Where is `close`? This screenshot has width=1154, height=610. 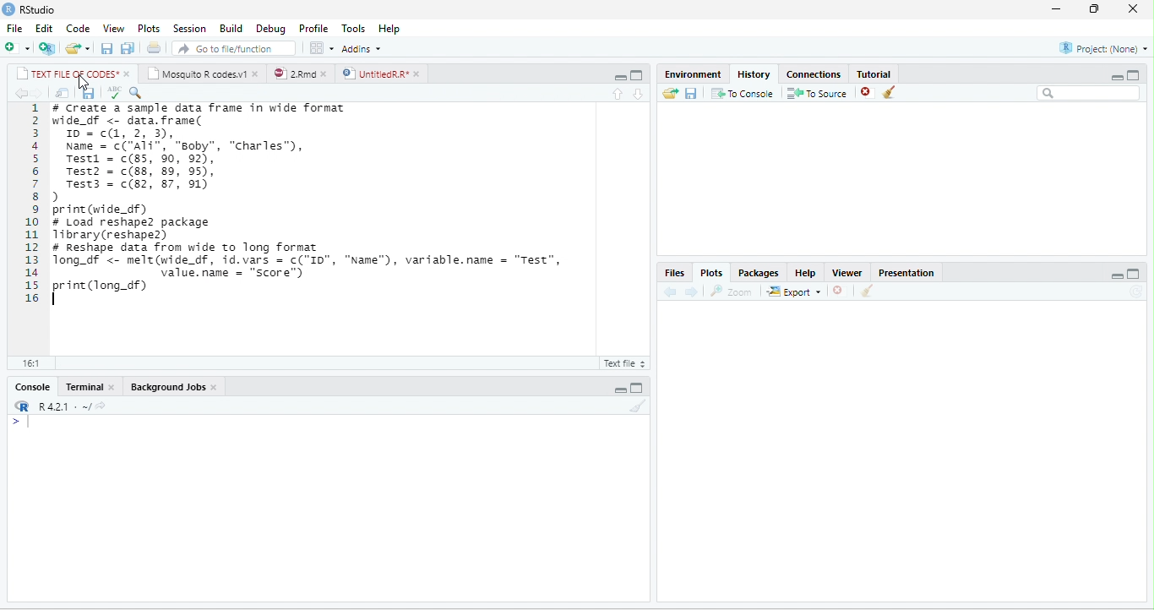 close is located at coordinates (128, 74).